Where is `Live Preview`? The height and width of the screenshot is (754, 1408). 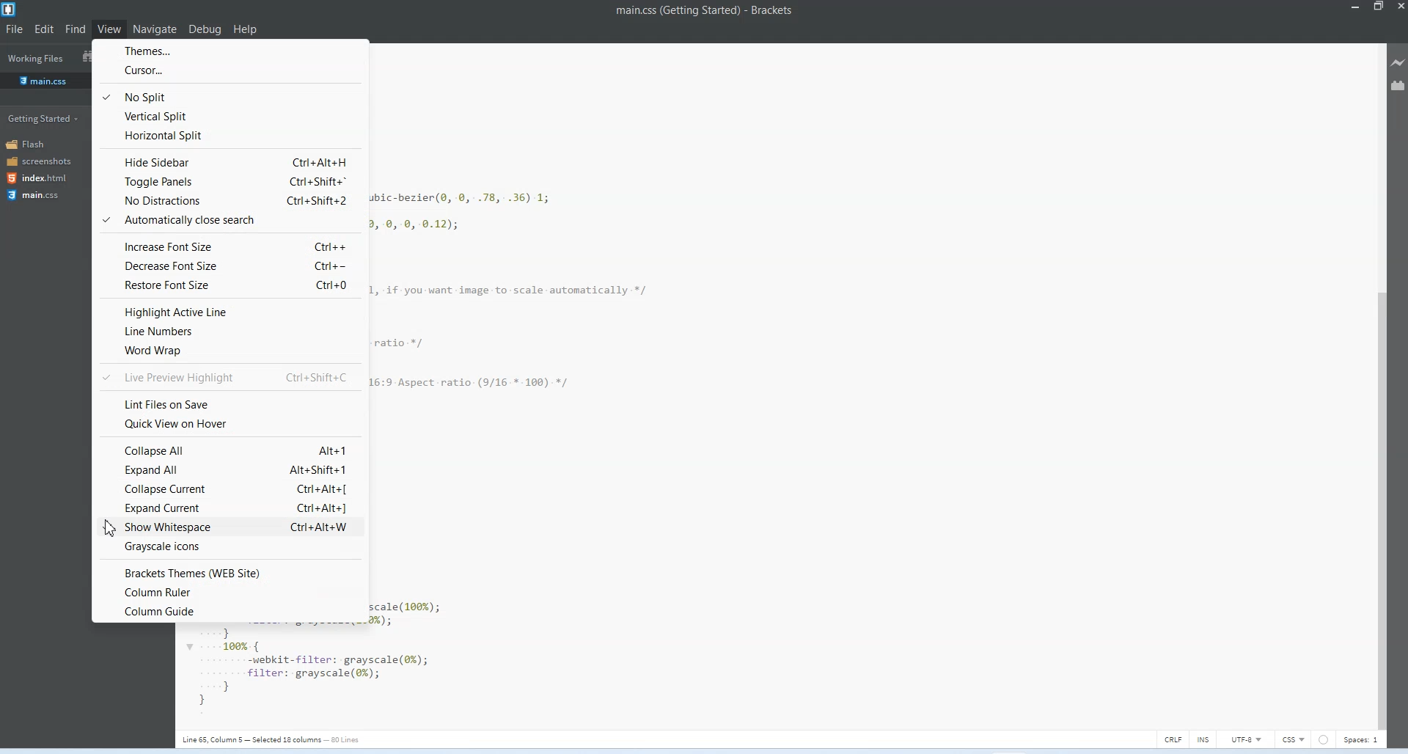 Live Preview is located at coordinates (1399, 60).